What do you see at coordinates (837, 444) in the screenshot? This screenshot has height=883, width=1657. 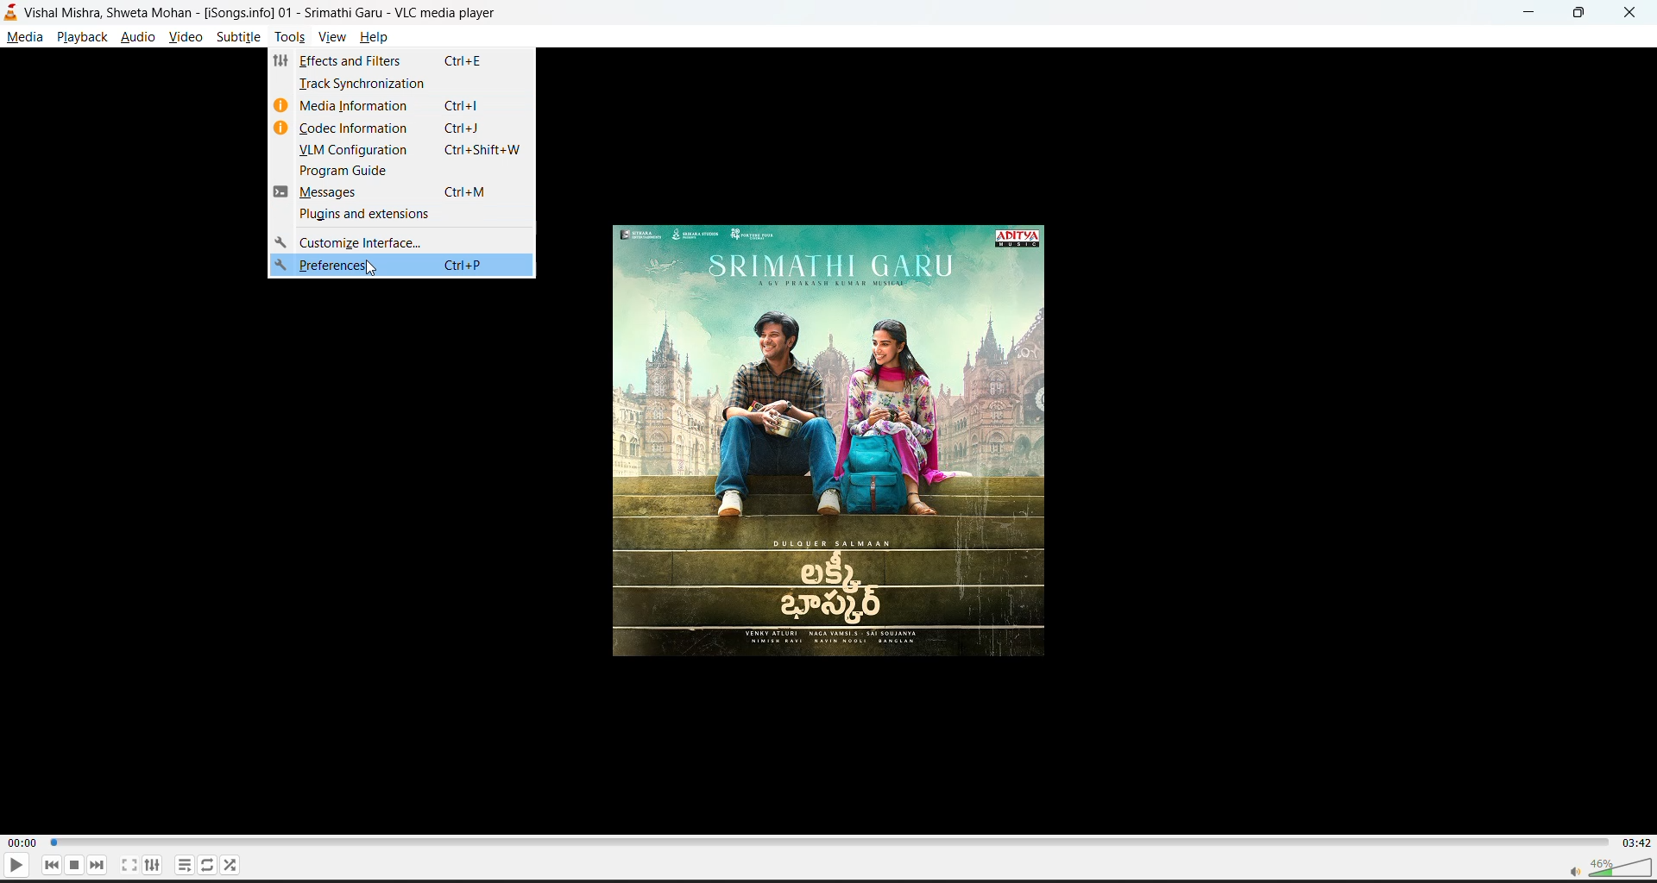 I see `thumbnail` at bounding box center [837, 444].